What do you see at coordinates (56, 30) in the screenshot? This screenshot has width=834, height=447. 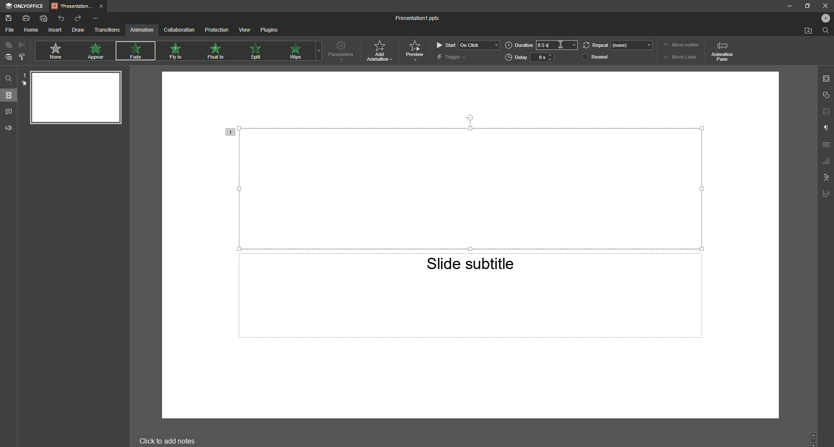 I see `Insert` at bounding box center [56, 30].